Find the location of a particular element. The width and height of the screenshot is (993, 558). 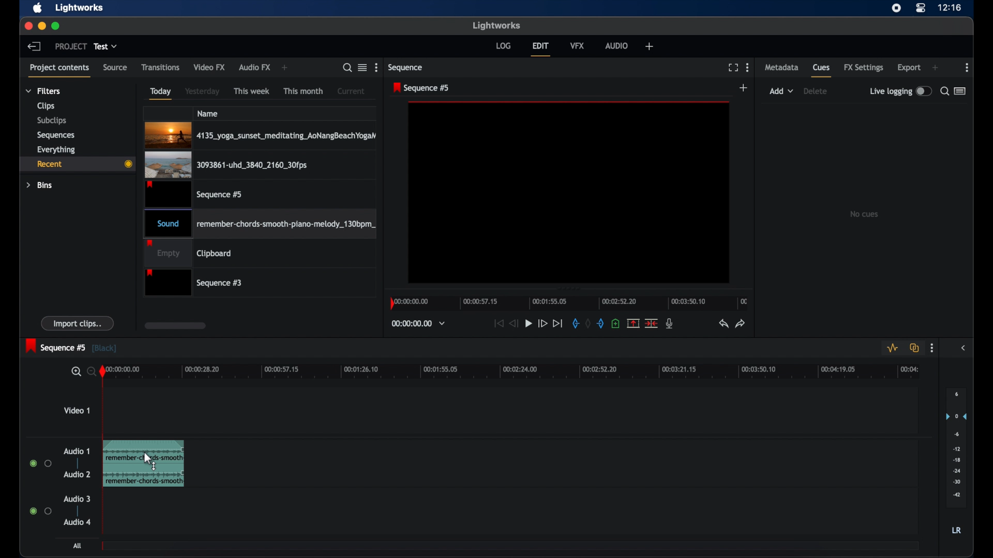

project is located at coordinates (71, 46).